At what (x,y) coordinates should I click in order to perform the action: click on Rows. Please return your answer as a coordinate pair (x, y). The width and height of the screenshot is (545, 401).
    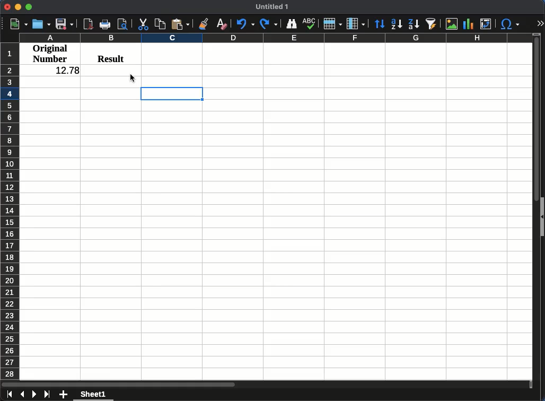
    Looking at the image, I should click on (332, 23).